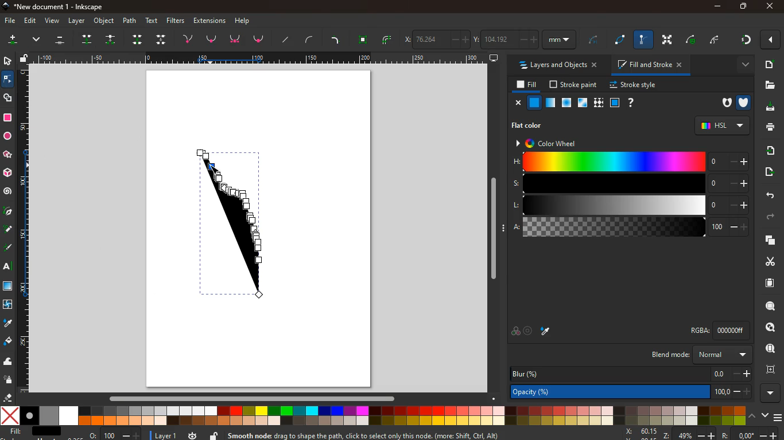 The image size is (784, 440). I want to click on object, so click(104, 21).